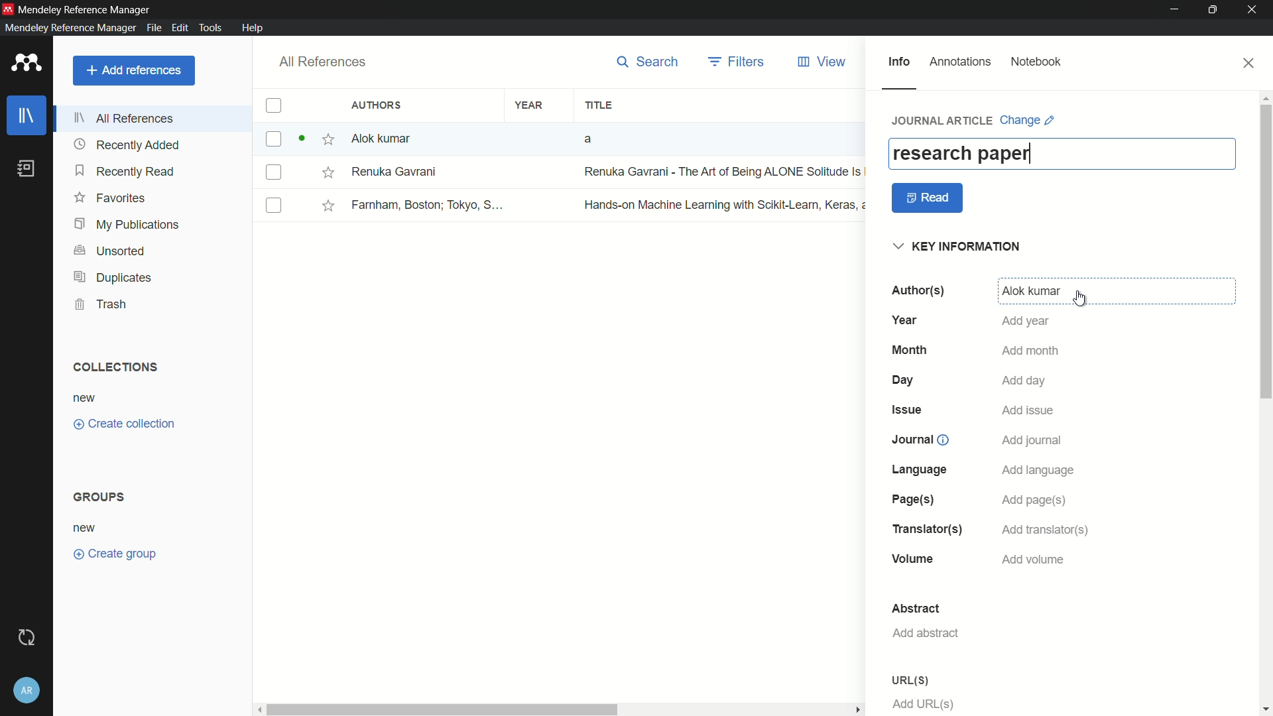 The image size is (1273, 716). What do you see at coordinates (178, 28) in the screenshot?
I see `edit menu` at bounding box center [178, 28].